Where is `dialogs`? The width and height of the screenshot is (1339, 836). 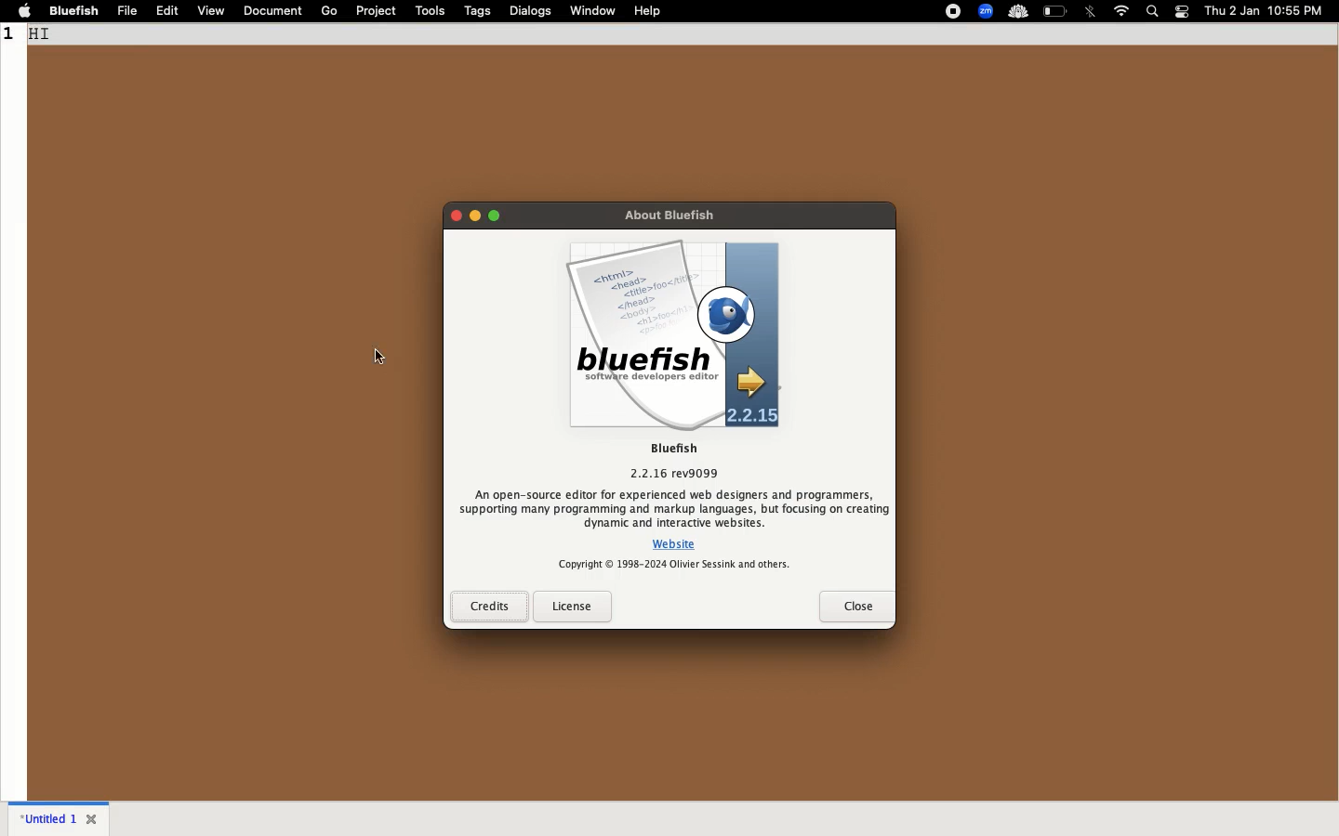 dialogs is located at coordinates (532, 10).